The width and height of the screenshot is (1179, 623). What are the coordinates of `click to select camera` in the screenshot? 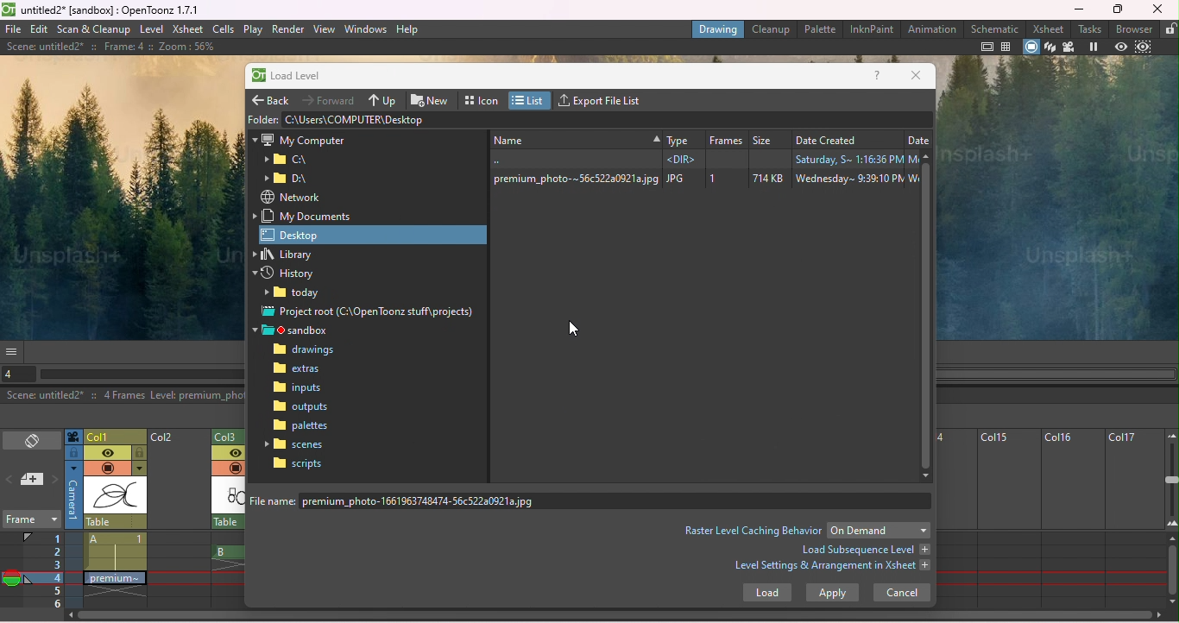 It's located at (73, 453).